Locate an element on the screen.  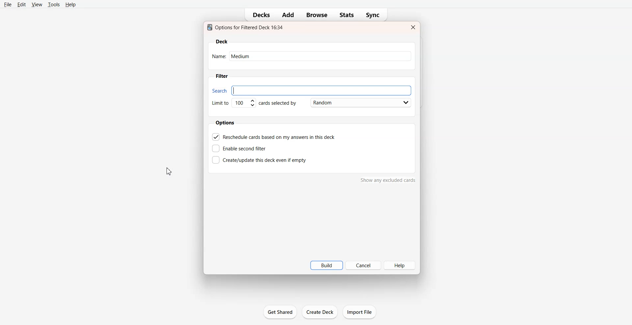
View is located at coordinates (37, 4).